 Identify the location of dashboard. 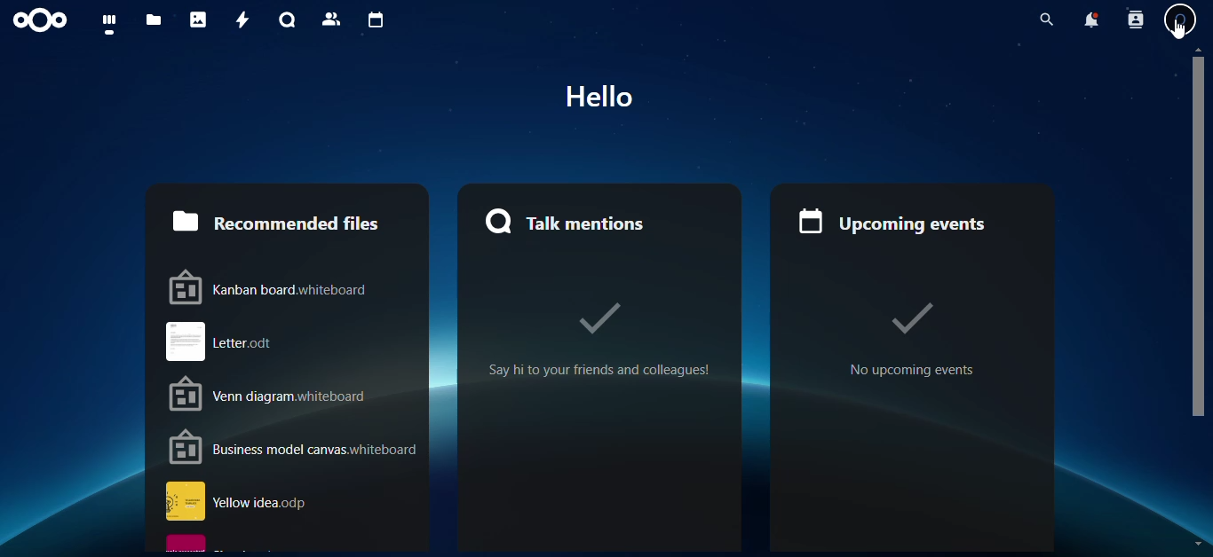
(104, 23).